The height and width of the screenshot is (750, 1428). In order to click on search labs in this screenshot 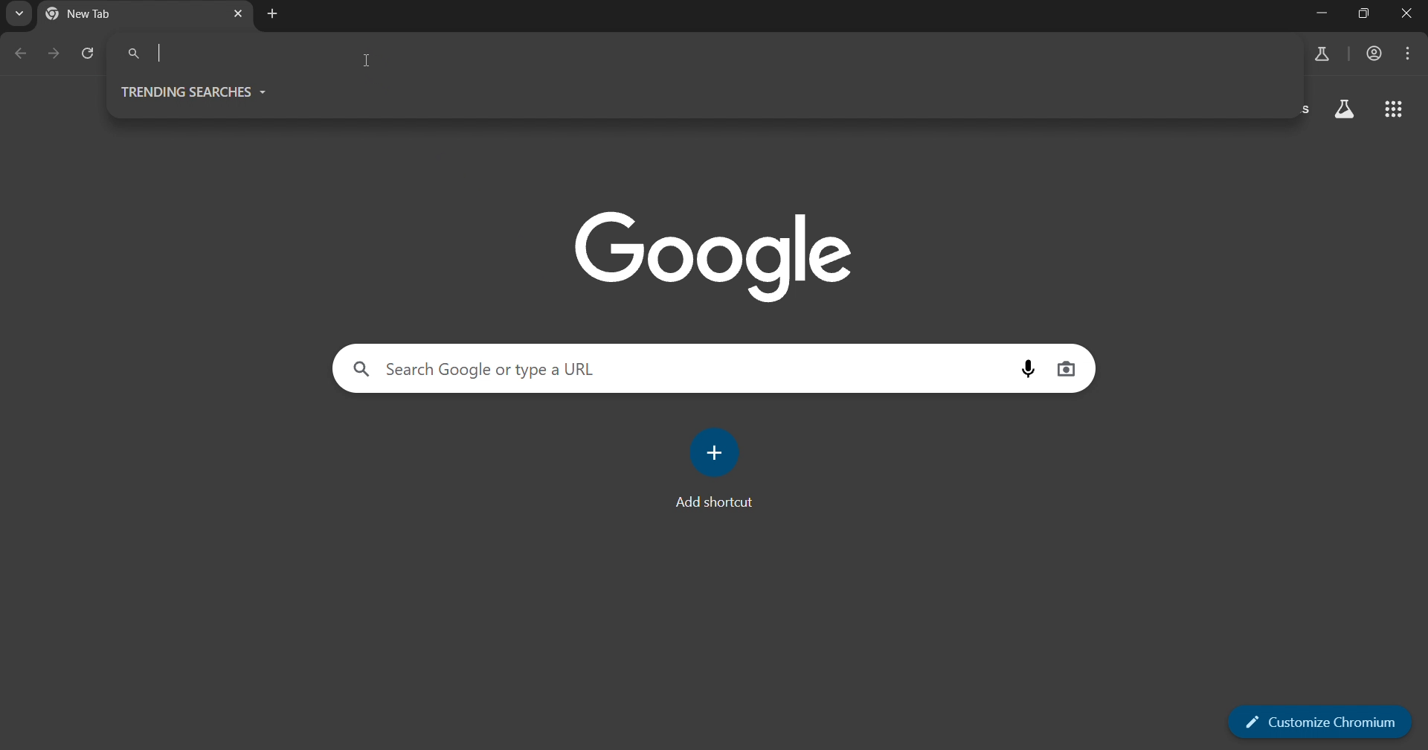, I will do `click(1322, 54)`.